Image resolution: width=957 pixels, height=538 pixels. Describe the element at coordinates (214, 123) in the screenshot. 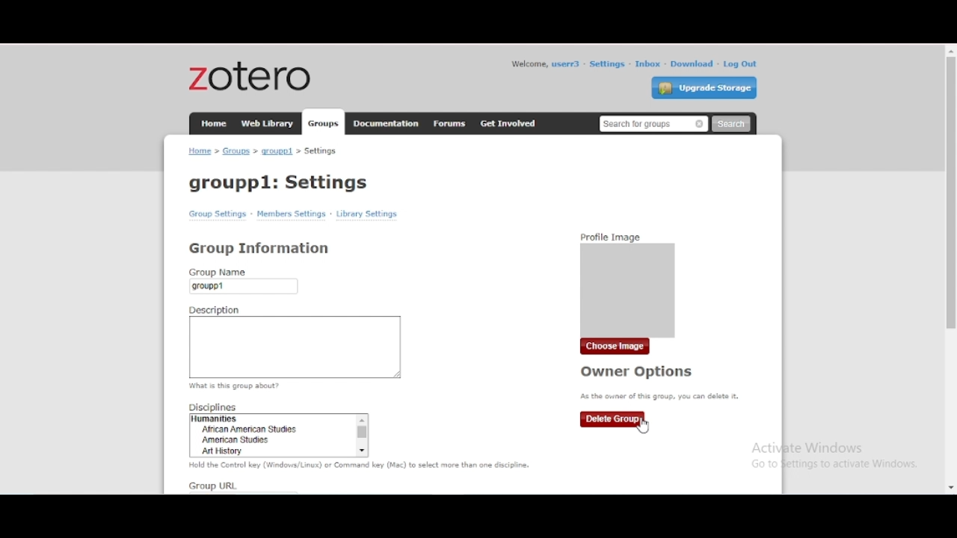

I see `home` at that location.